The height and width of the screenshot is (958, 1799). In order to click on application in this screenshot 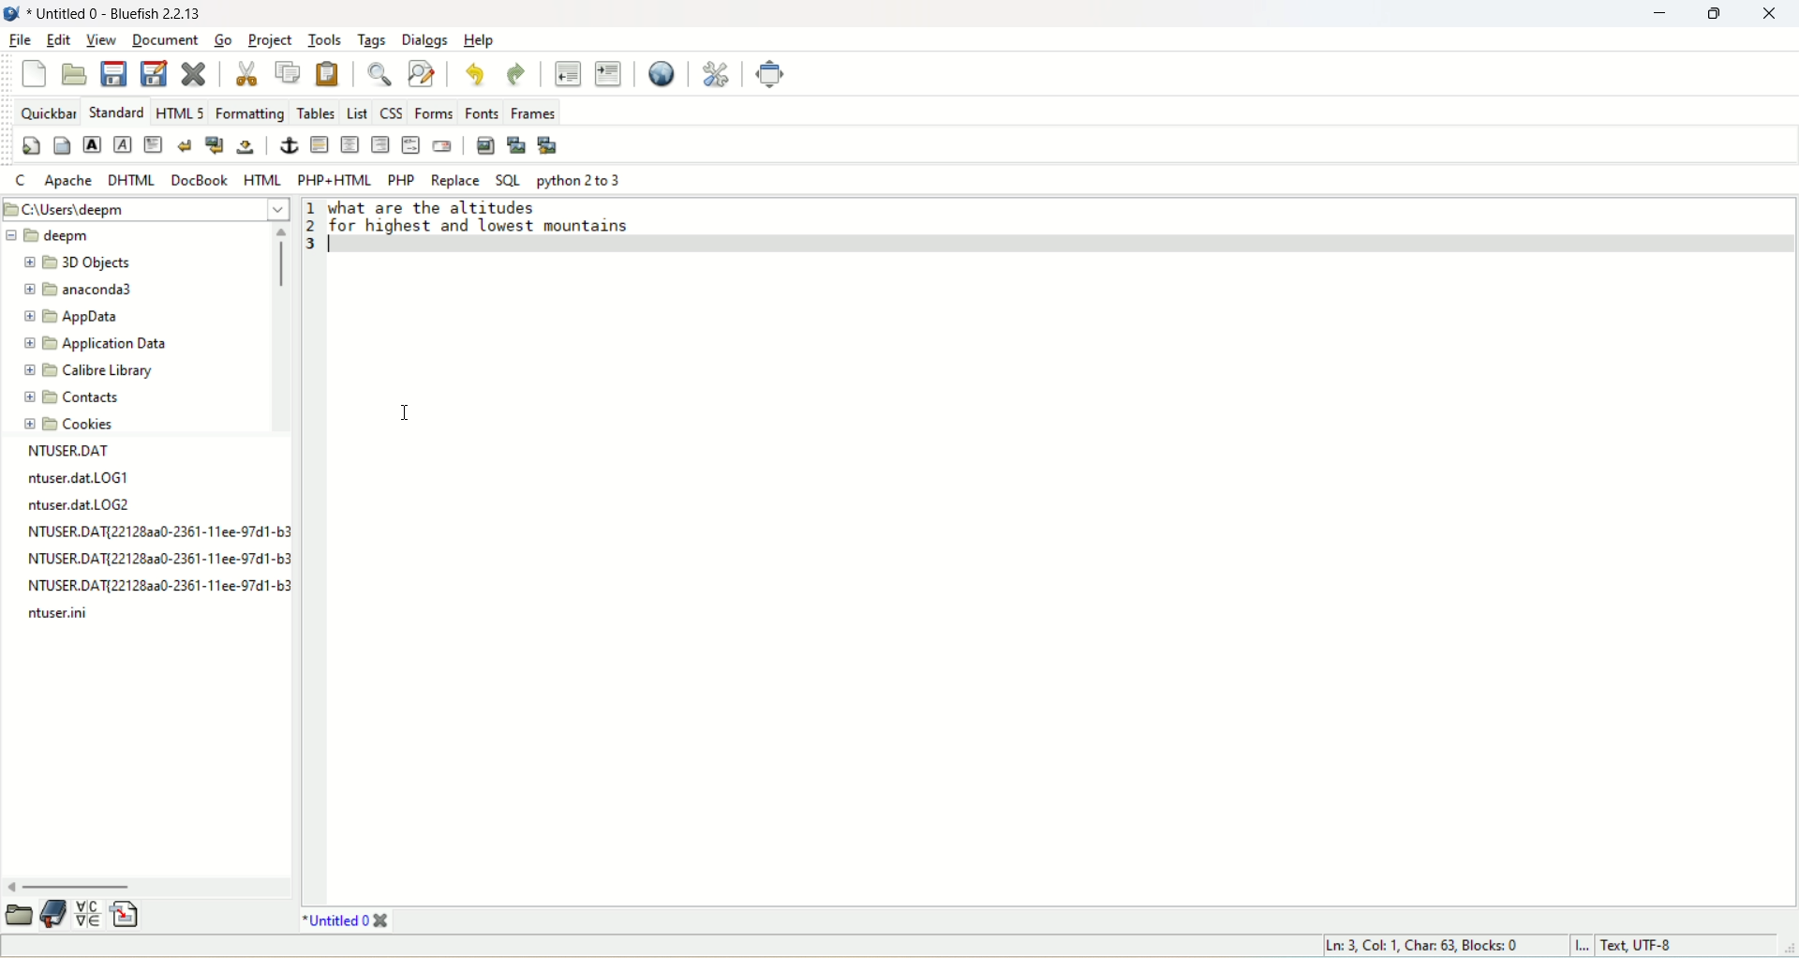, I will do `click(96, 345)`.